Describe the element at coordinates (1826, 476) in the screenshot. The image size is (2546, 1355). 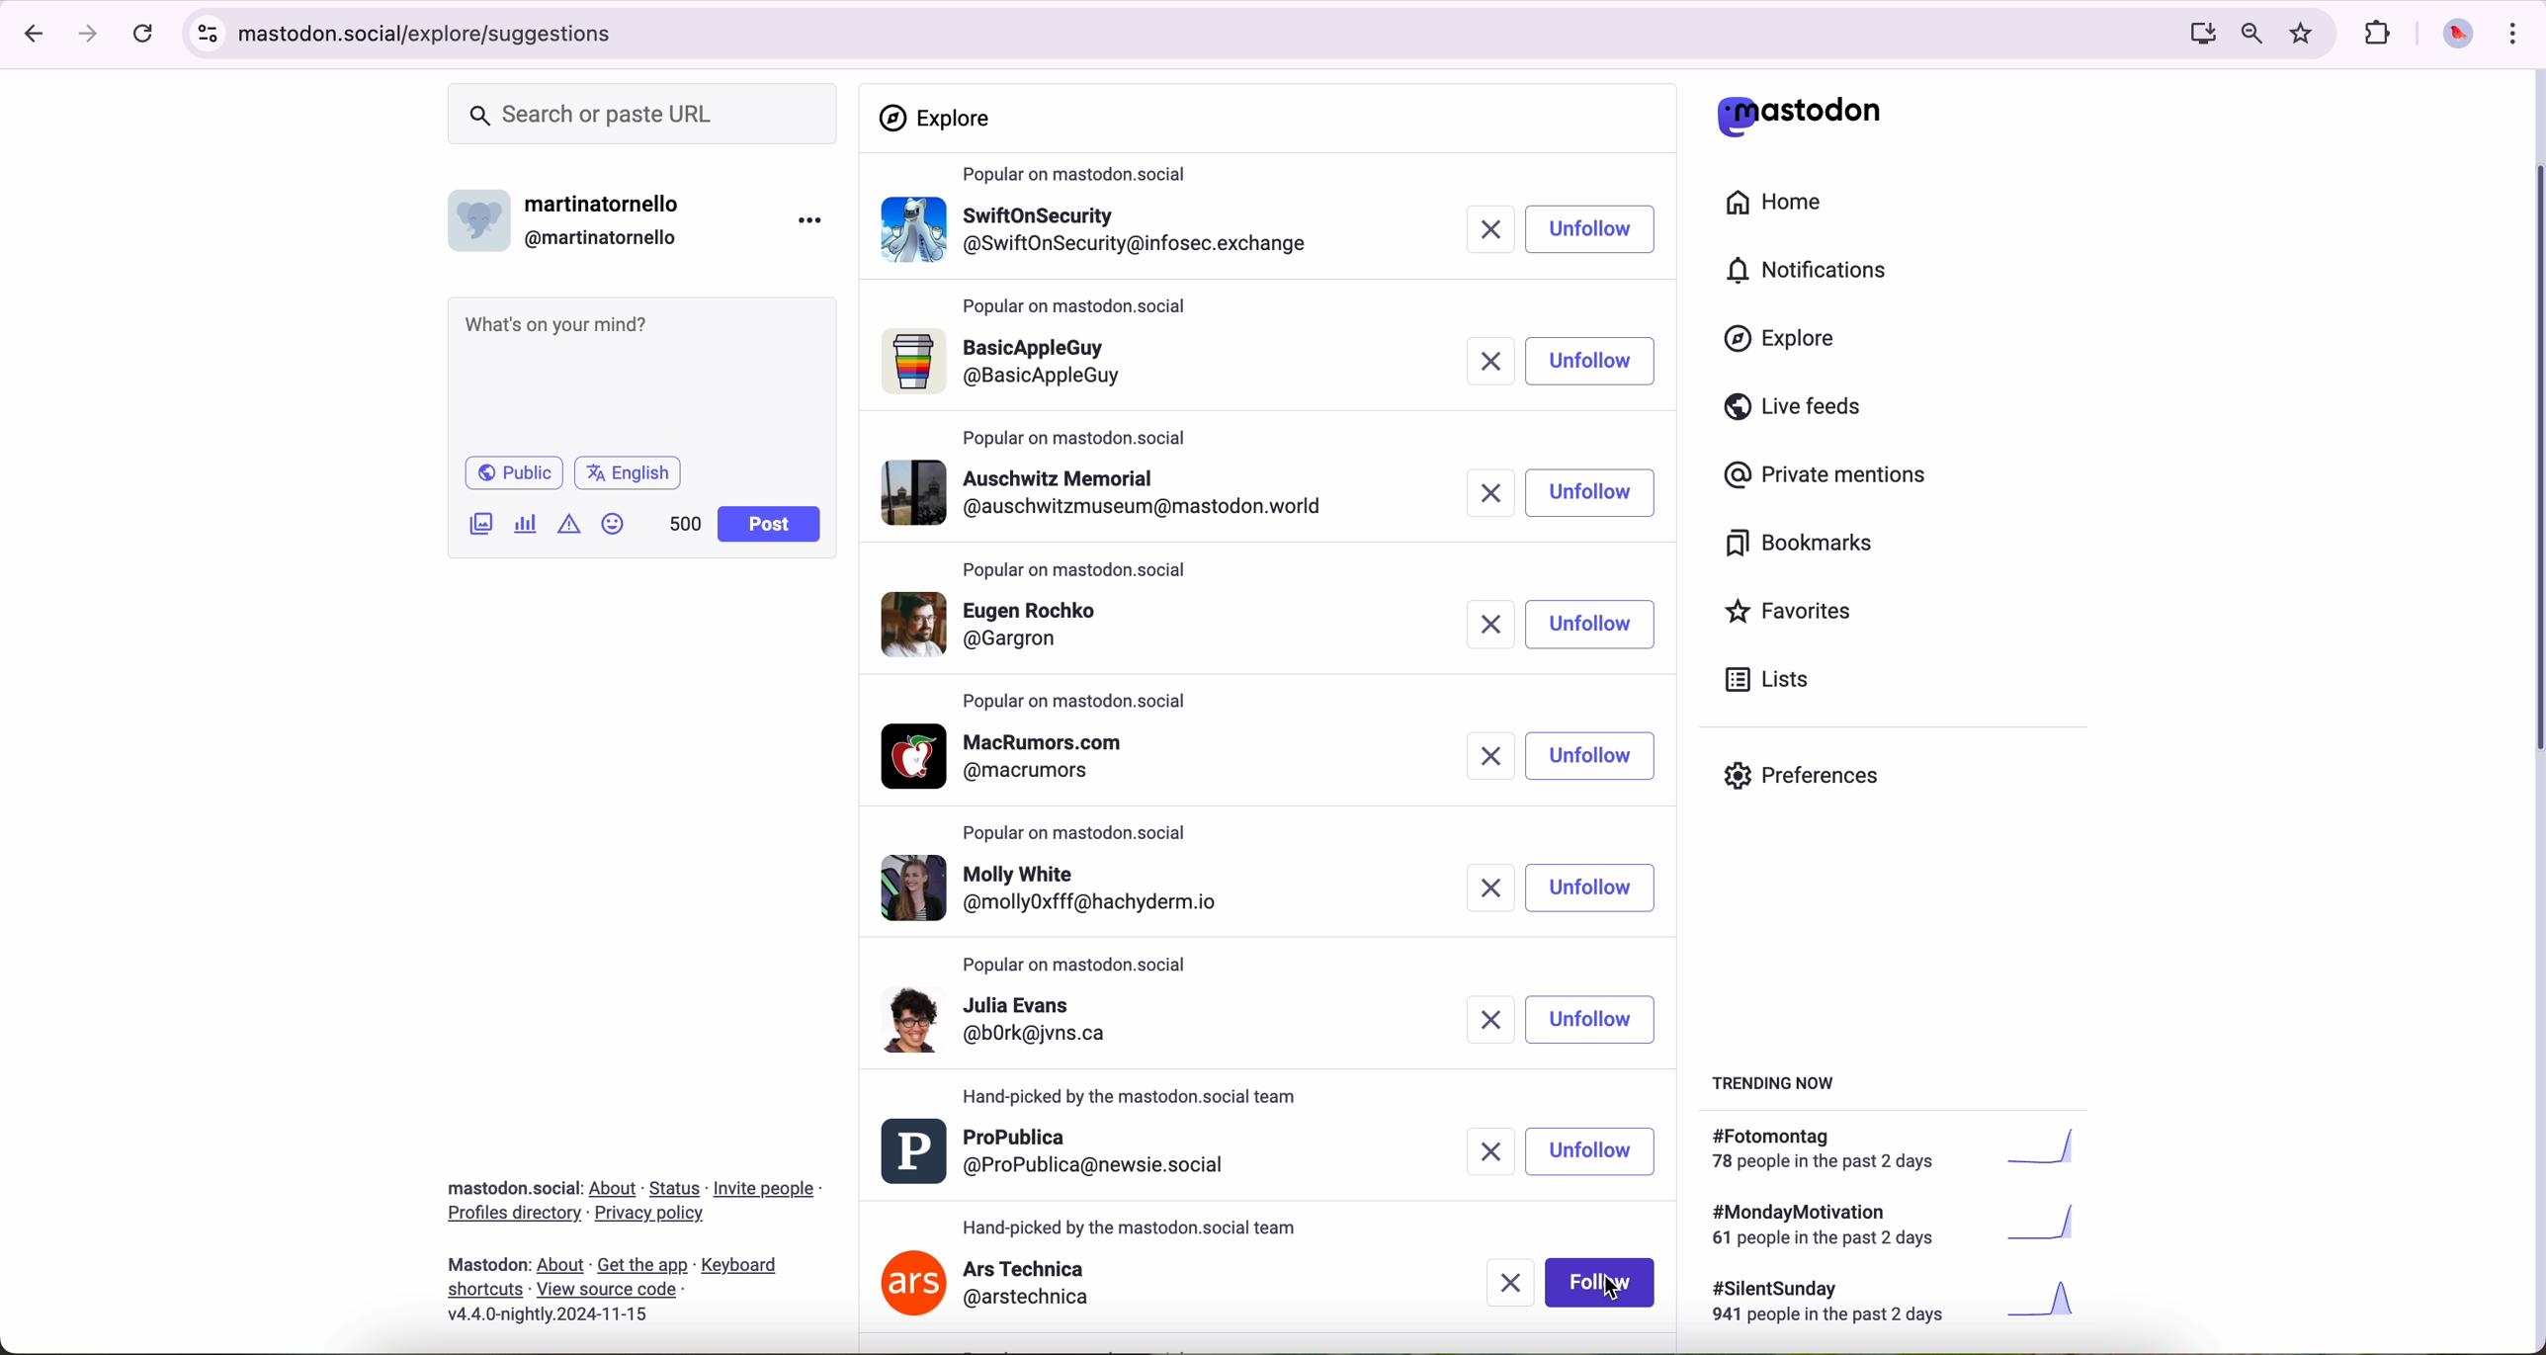
I see `private mentions` at that location.